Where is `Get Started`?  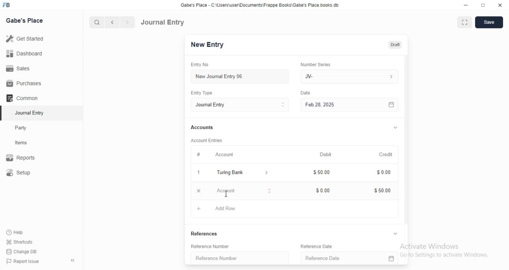 Get Started is located at coordinates (27, 39).